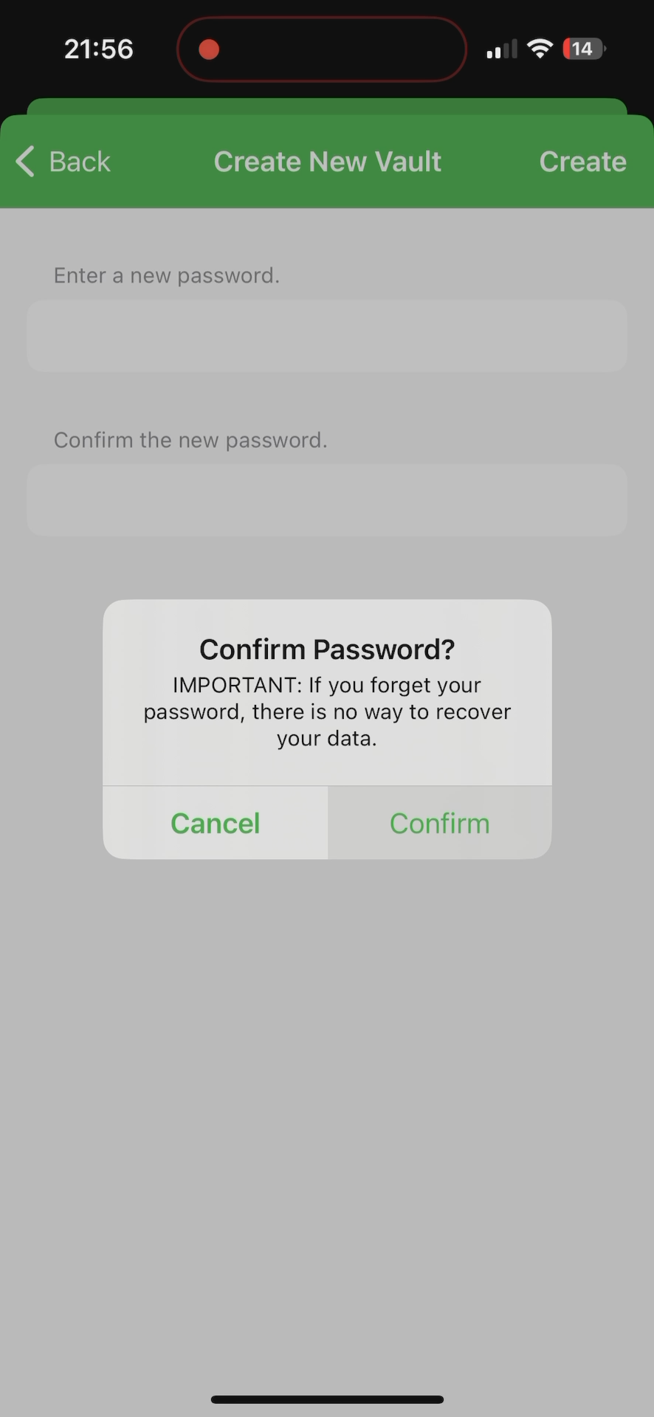 The width and height of the screenshot is (654, 1417). What do you see at coordinates (209, 46) in the screenshot?
I see `recording the screen` at bounding box center [209, 46].